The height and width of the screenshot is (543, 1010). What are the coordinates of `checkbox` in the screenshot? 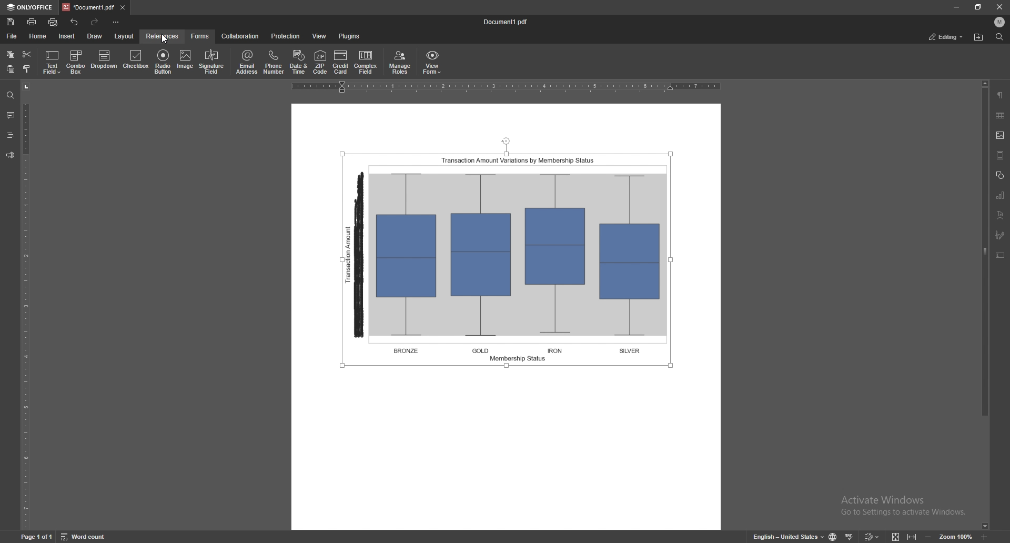 It's located at (135, 61).